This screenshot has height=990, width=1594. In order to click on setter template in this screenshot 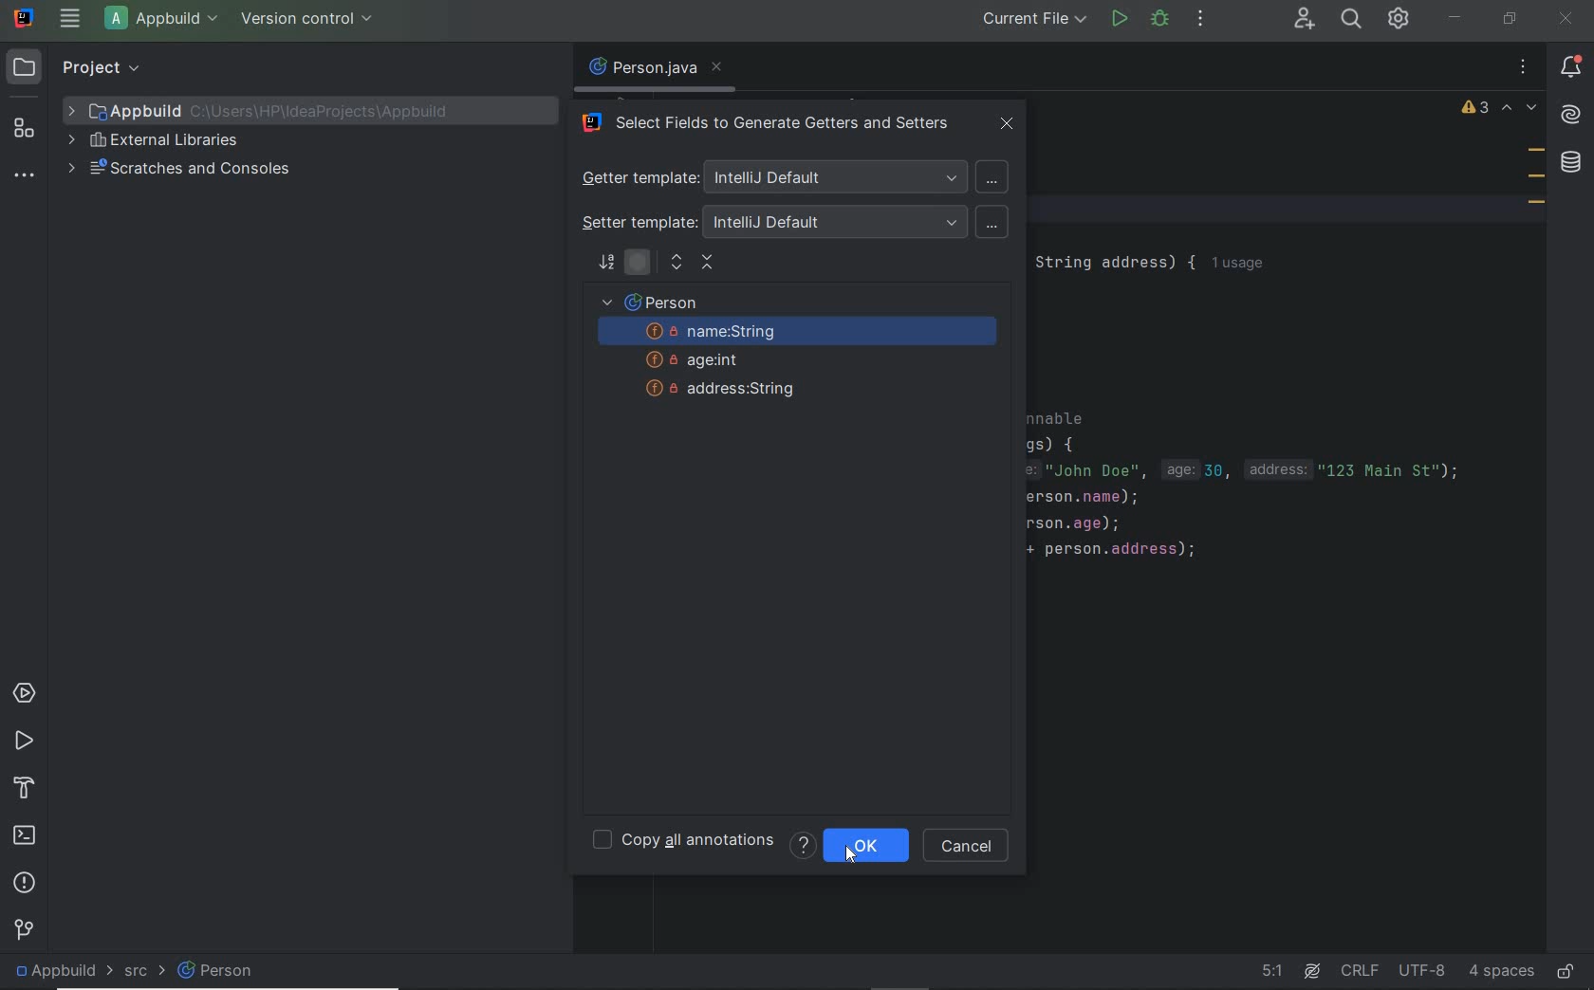, I will do `click(793, 221)`.